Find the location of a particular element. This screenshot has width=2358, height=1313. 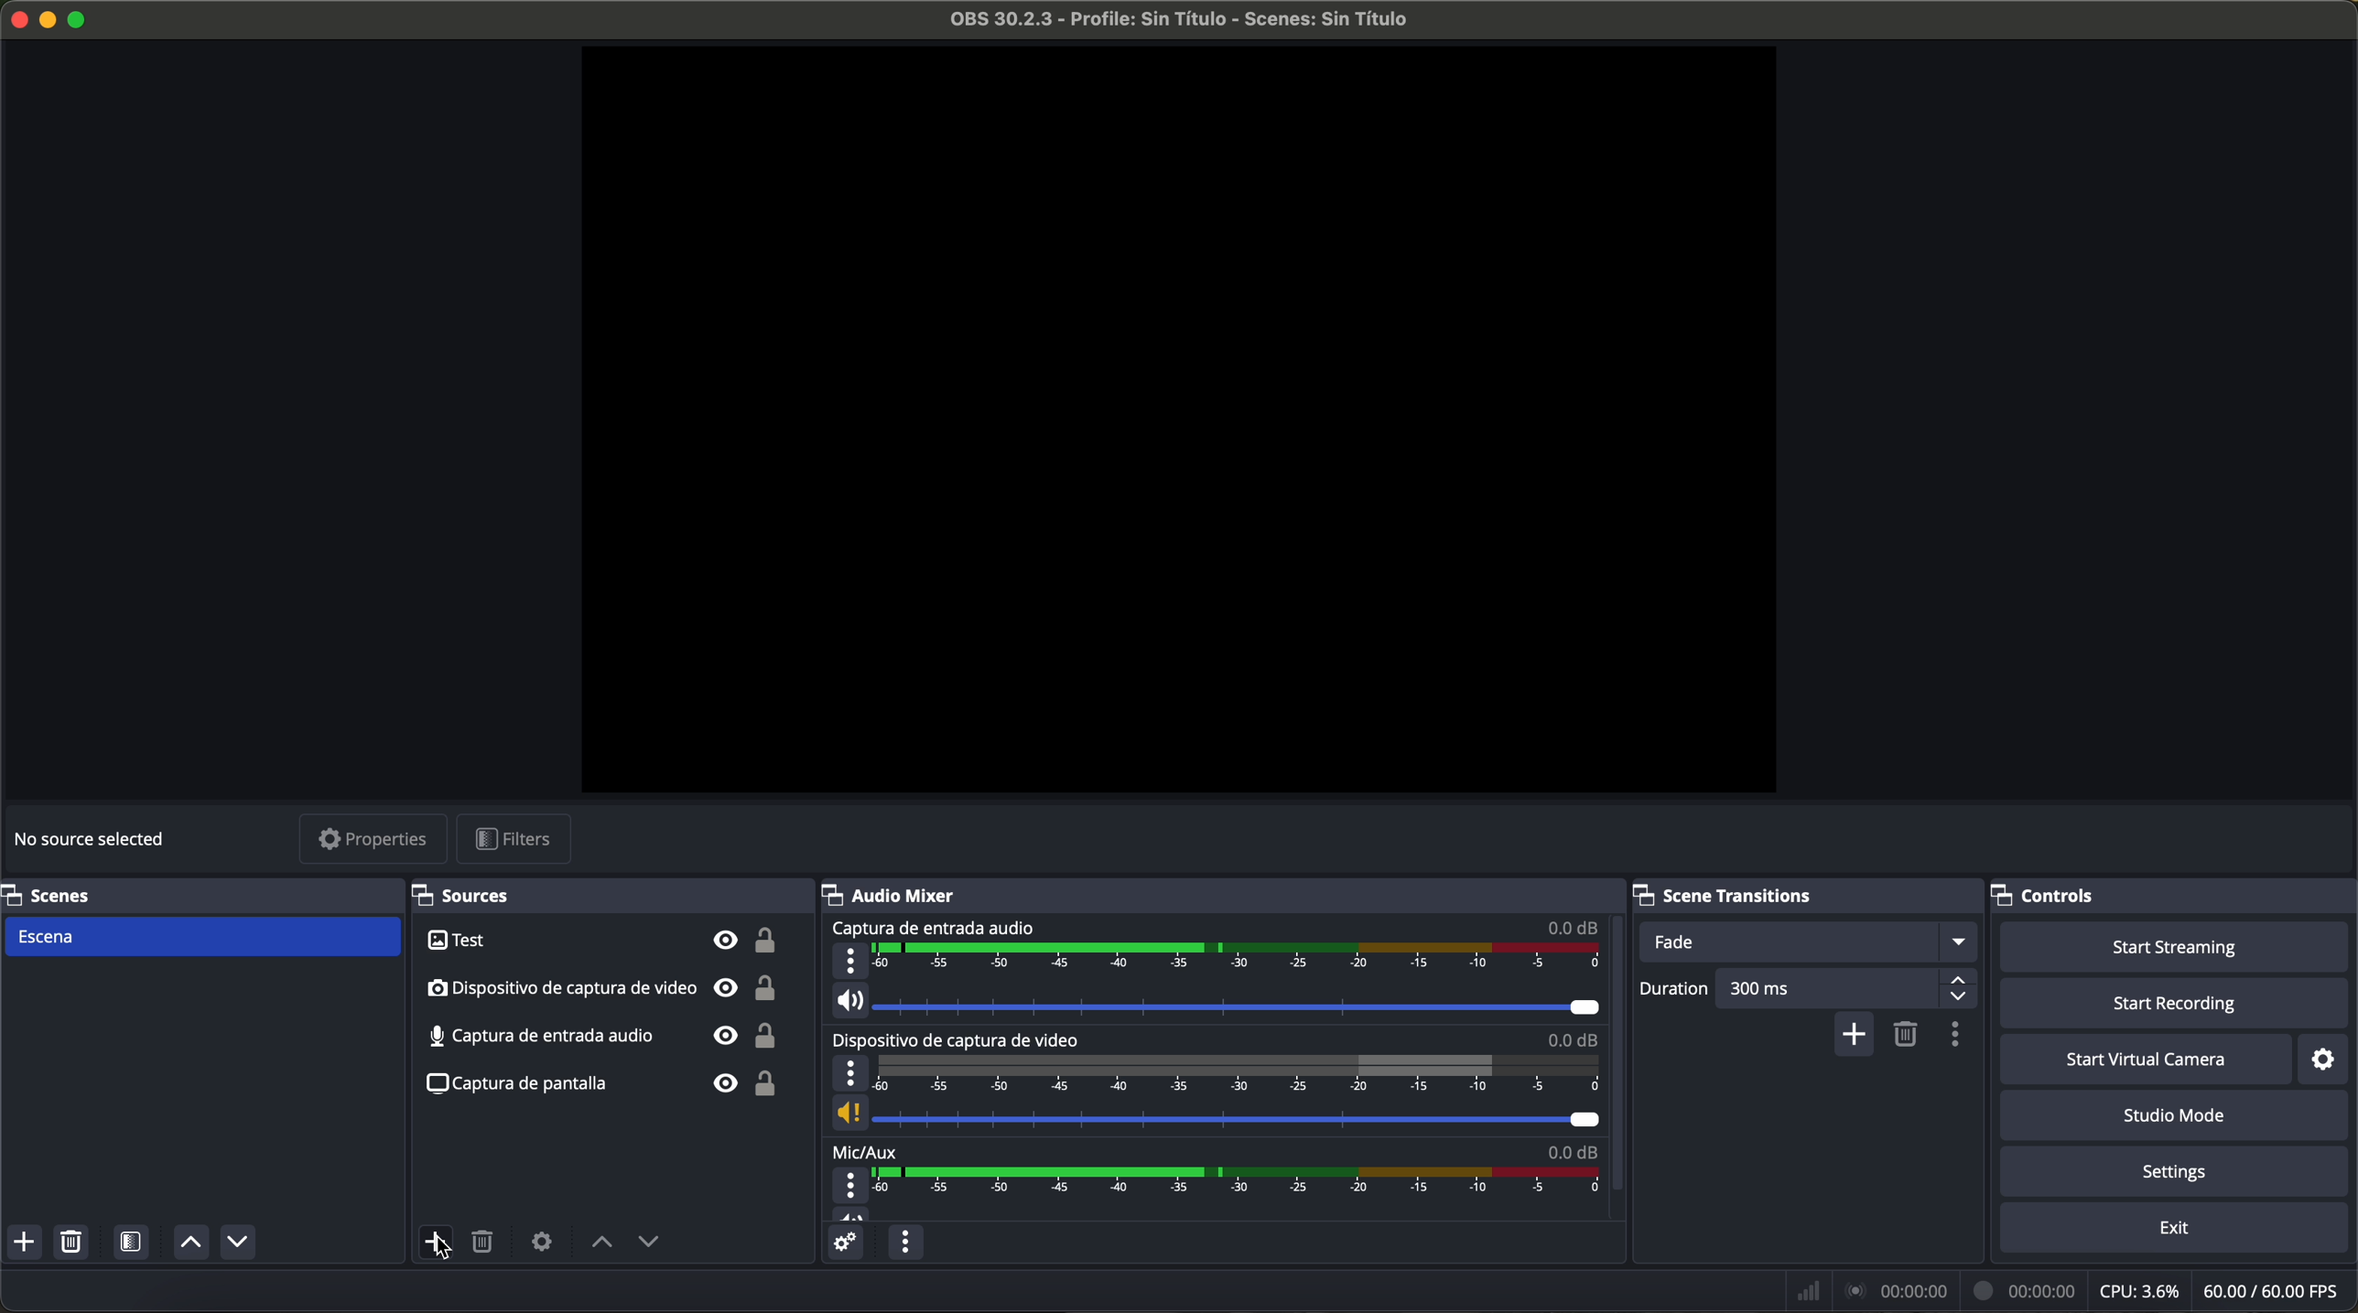

exit is located at coordinates (2180, 1229).